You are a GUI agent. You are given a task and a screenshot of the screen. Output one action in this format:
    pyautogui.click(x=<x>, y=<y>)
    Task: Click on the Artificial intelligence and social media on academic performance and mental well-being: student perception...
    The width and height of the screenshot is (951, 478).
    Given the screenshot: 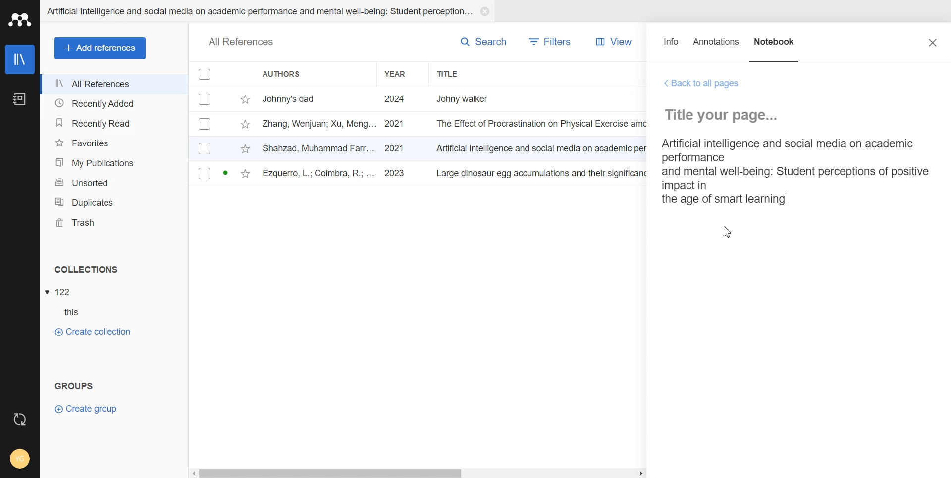 What is the action you would take?
    pyautogui.click(x=259, y=11)
    